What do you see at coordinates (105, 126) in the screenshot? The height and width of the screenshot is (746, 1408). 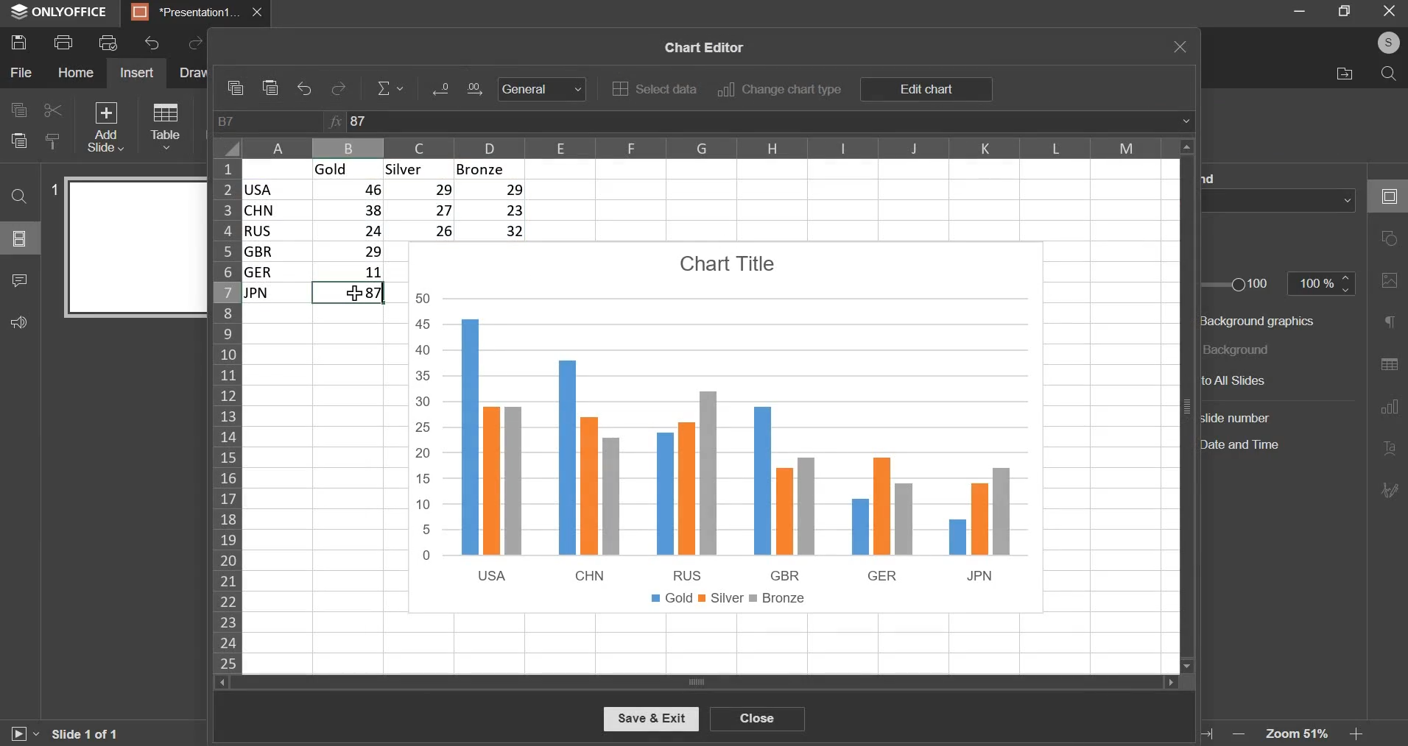 I see `add slide` at bounding box center [105, 126].